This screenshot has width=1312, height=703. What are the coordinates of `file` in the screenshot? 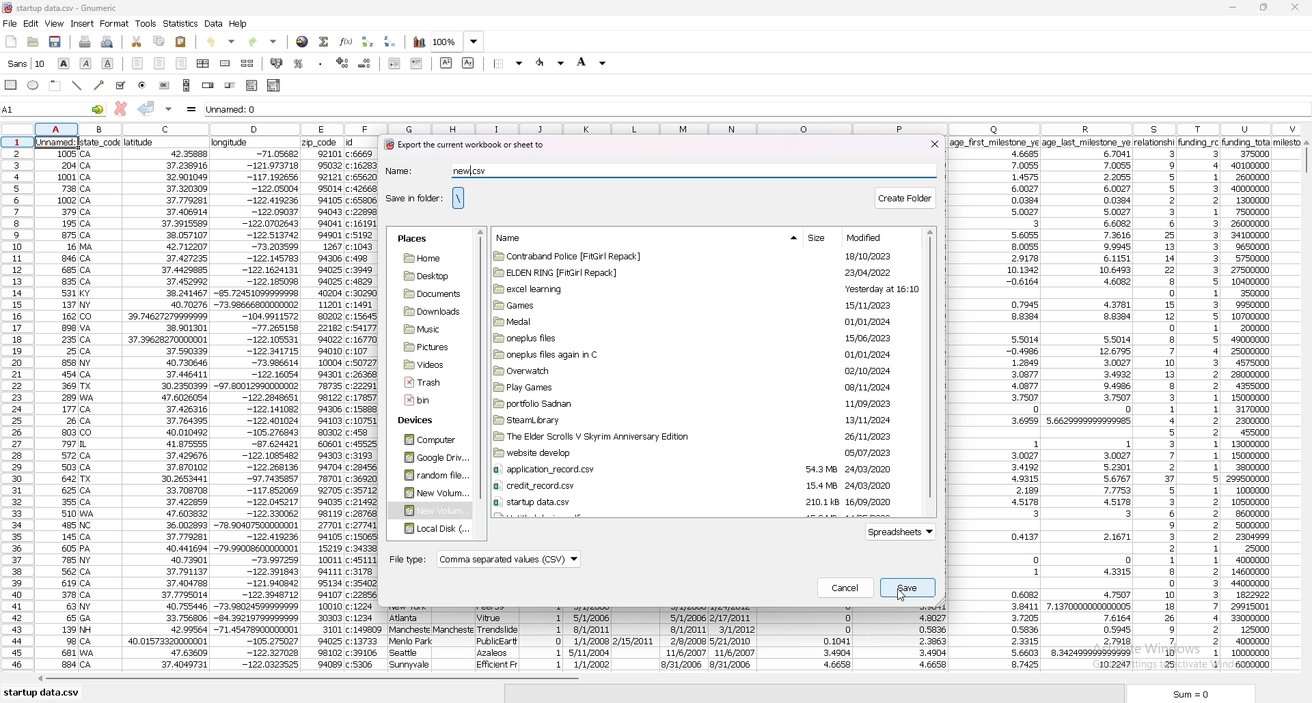 It's located at (422, 401).